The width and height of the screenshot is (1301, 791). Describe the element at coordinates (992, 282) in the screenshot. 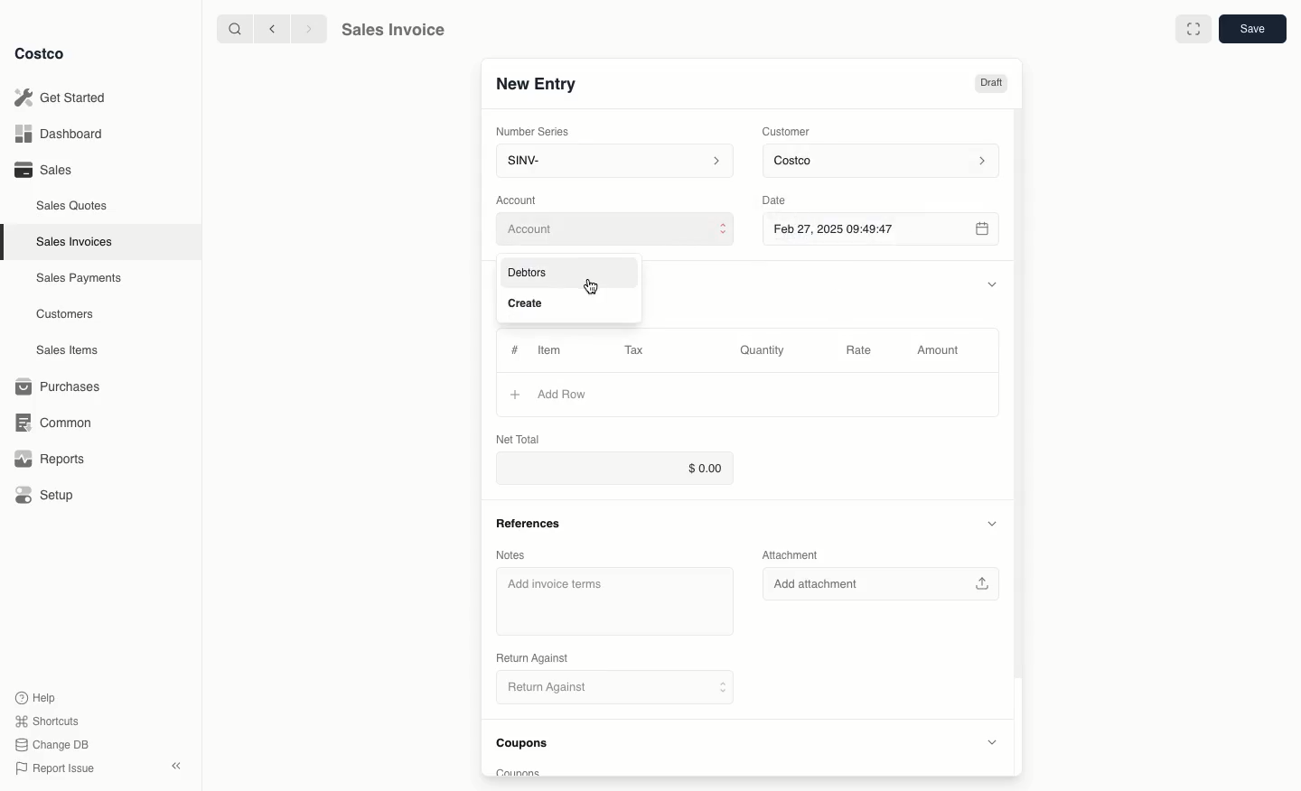

I see `Hide` at that location.